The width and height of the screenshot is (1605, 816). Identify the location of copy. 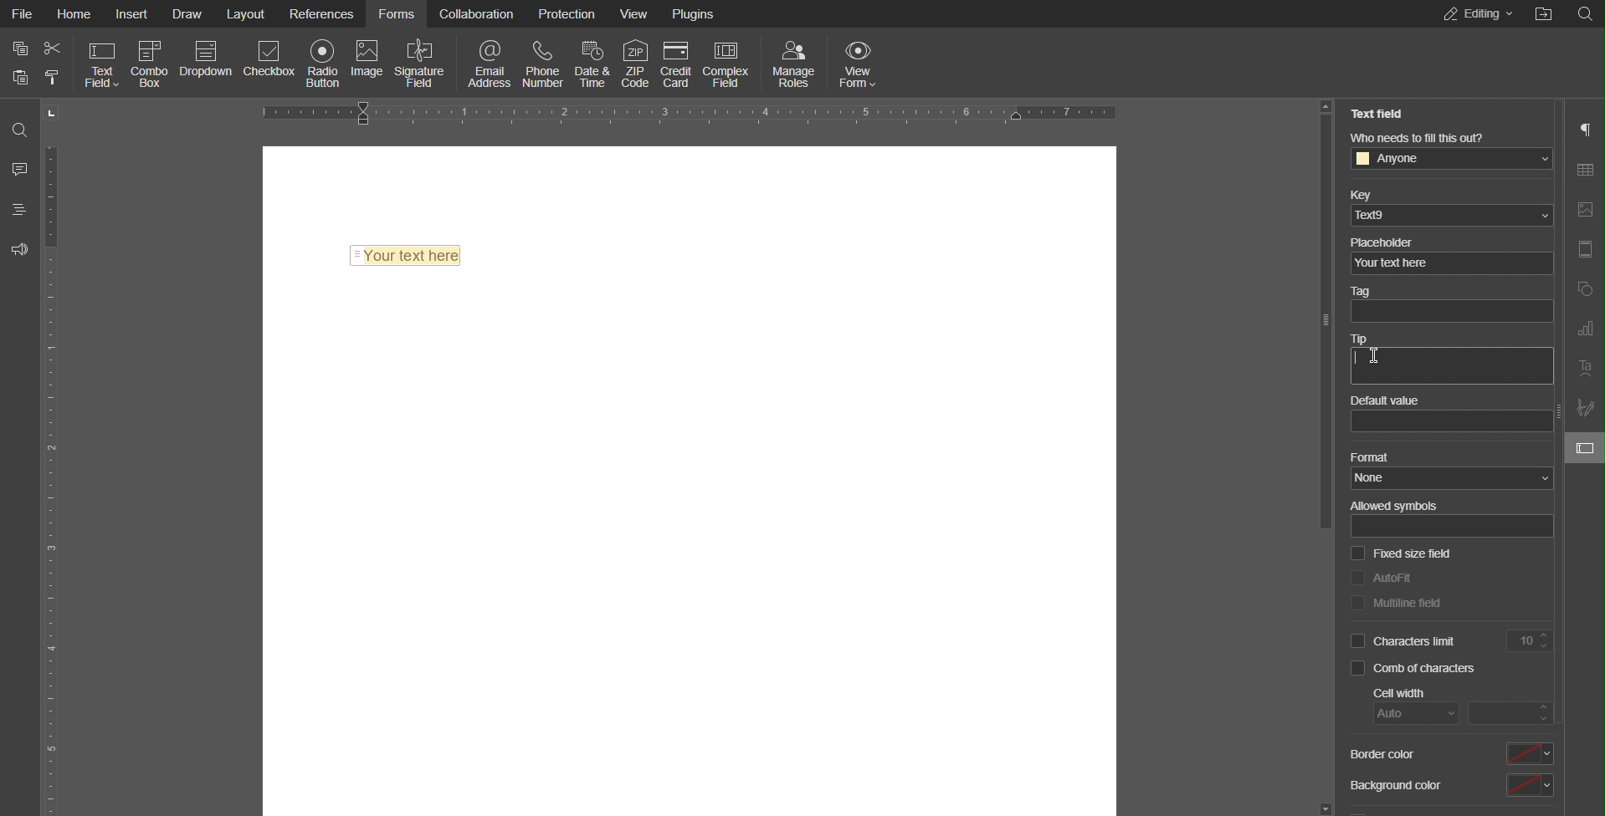
(22, 48).